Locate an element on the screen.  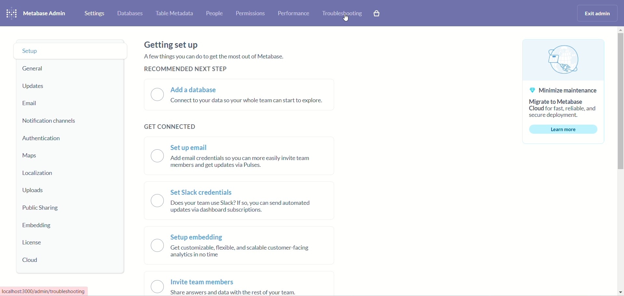
text is located at coordinates (226, 62).